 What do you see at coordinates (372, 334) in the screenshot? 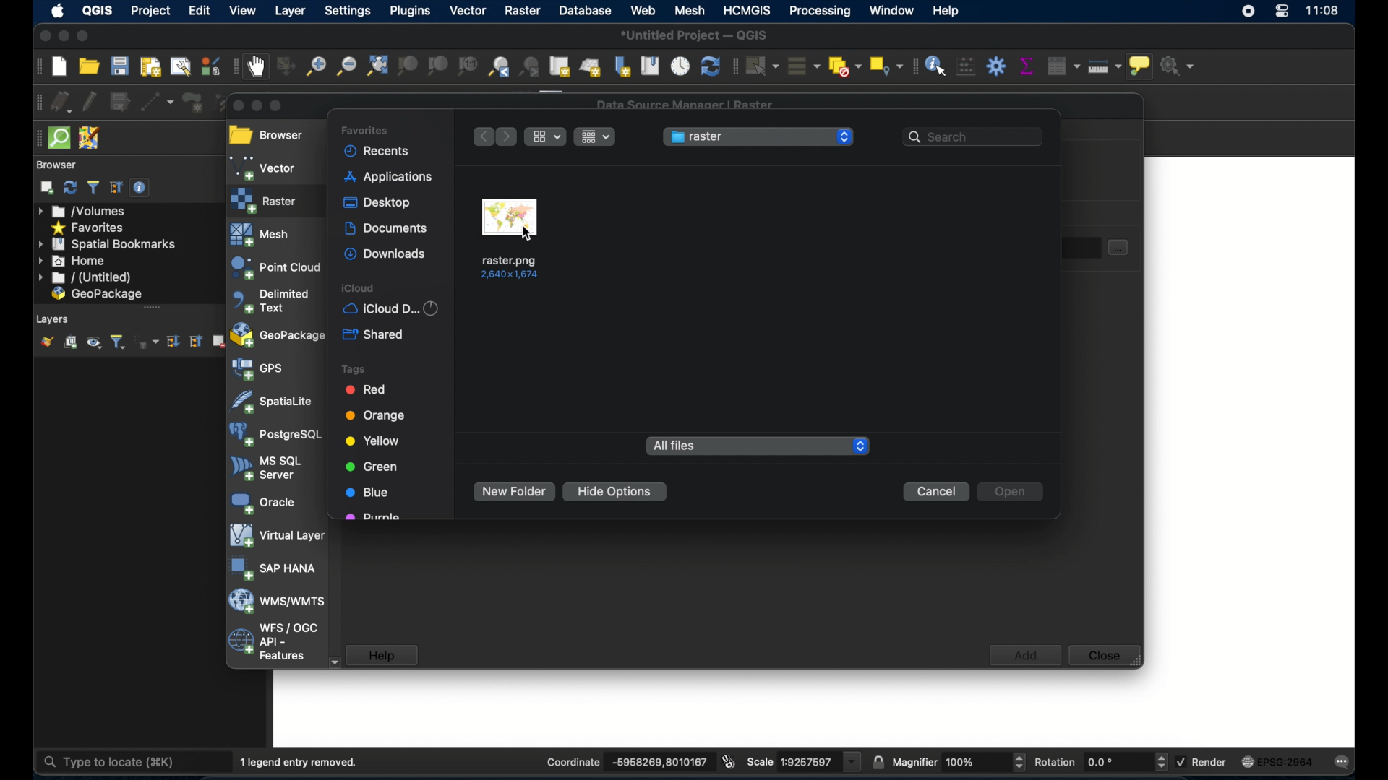
I see `shared` at bounding box center [372, 334].